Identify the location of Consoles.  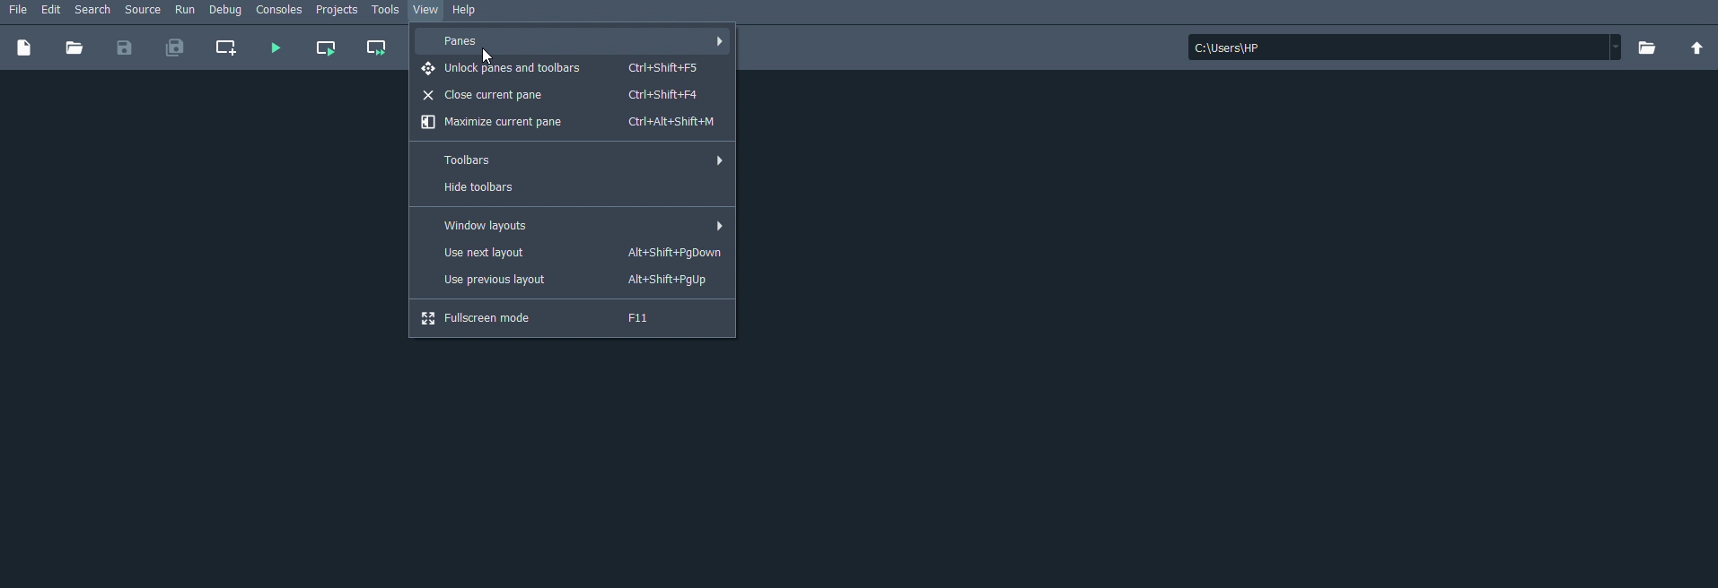
(281, 12).